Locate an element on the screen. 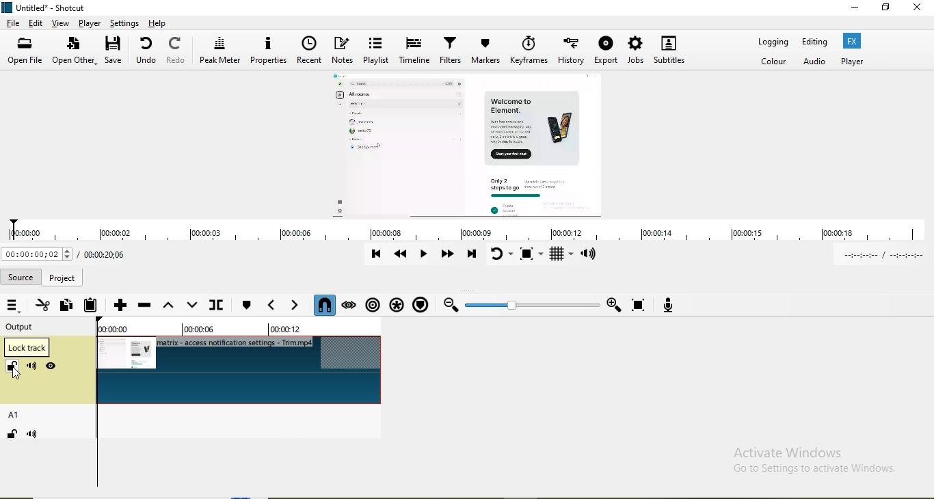 This screenshot has height=499, width=934. Timelines is located at coordinates (414, 51).